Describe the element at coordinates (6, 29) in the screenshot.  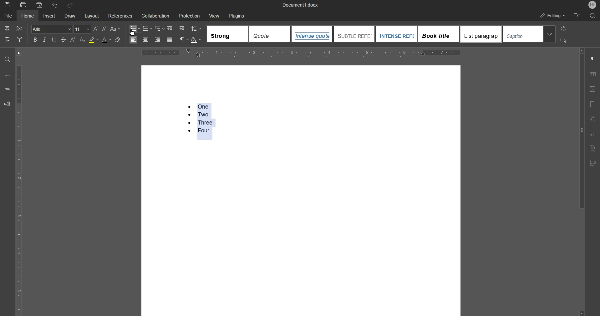
I see `Copy` at that location.